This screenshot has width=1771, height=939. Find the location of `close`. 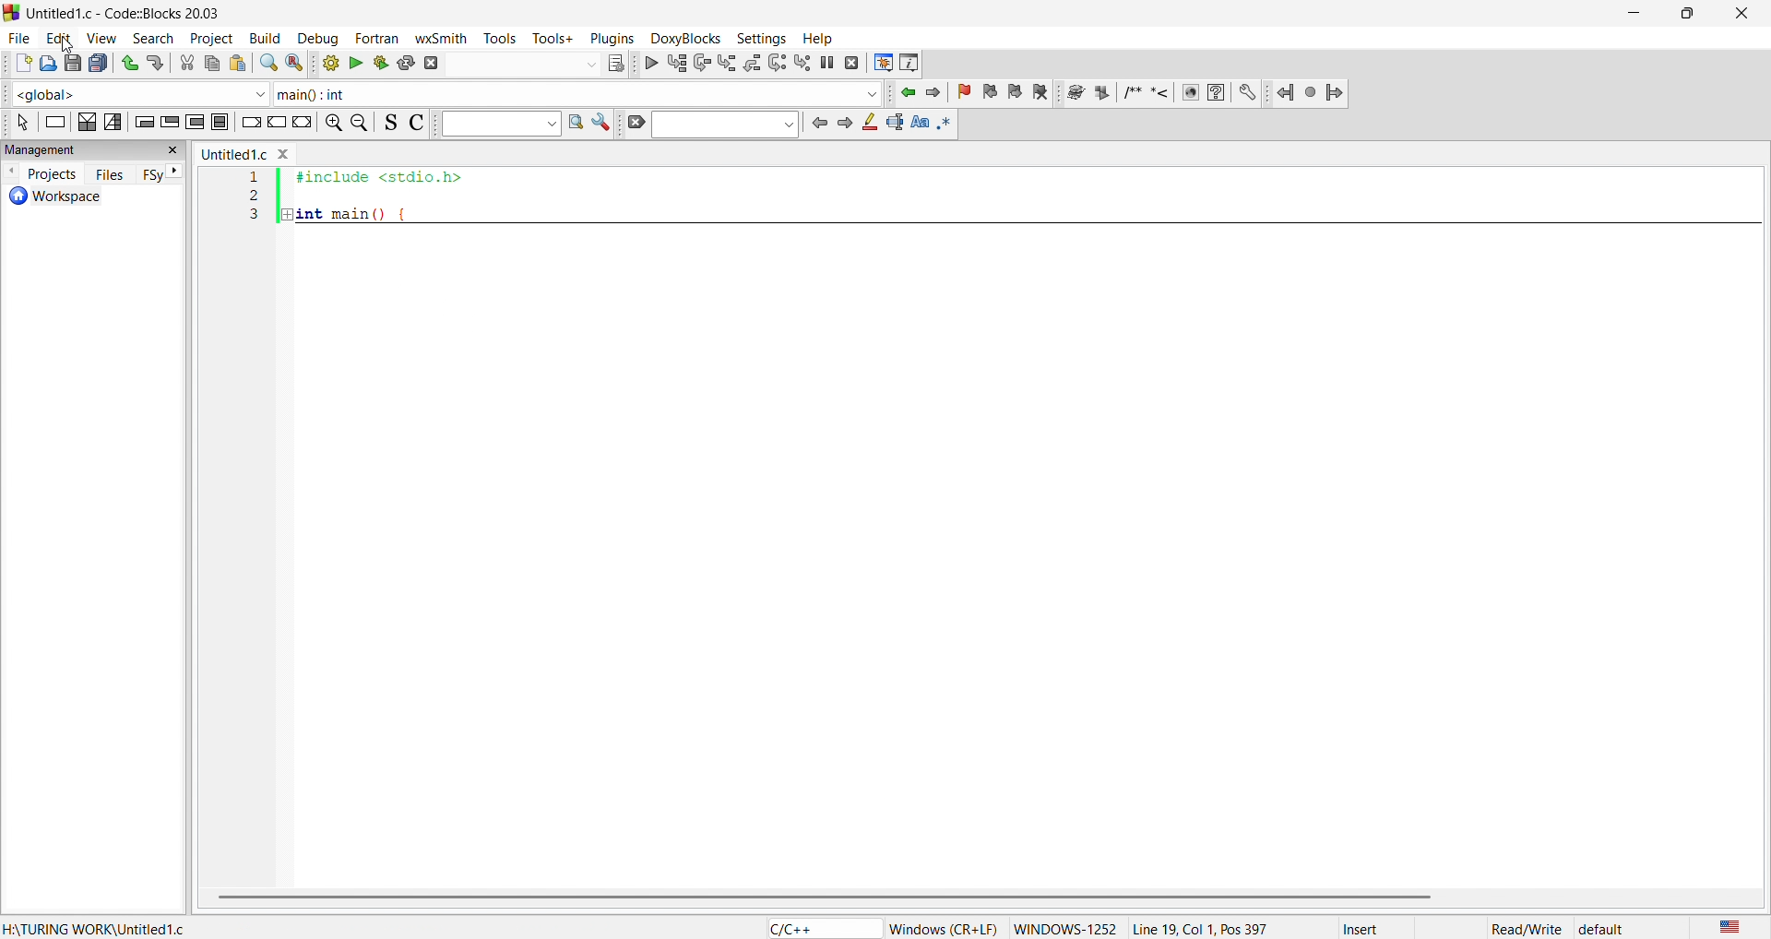

close is located at coordinates (1740, 14).